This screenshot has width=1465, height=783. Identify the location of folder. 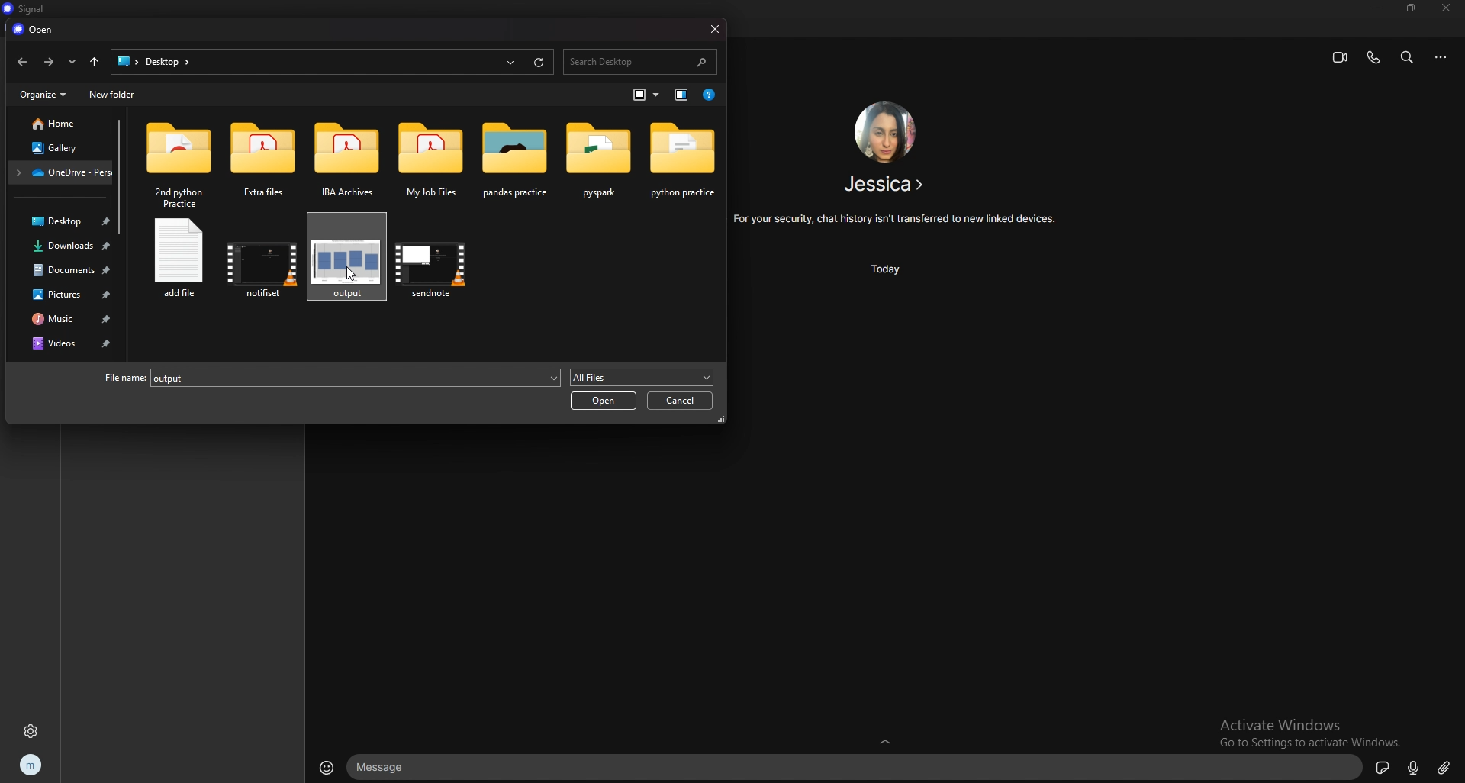
(518, 160).